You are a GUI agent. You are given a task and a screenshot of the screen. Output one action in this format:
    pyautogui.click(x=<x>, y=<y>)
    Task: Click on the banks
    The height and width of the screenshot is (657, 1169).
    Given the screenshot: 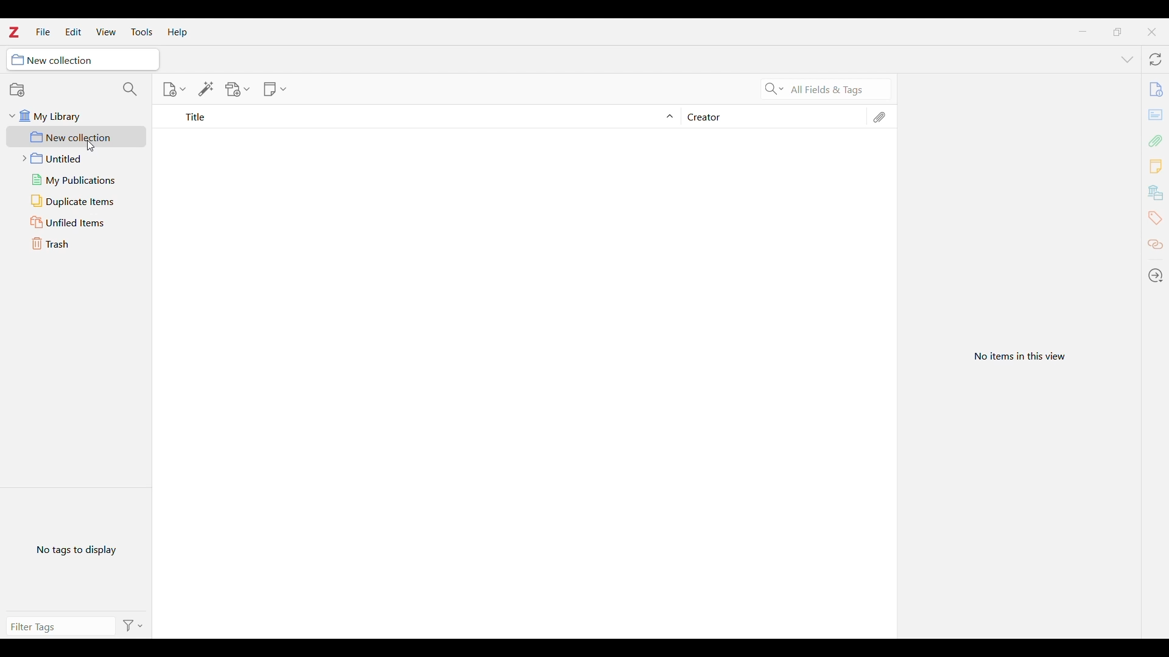 What is the action you would take?
    pyautogui.click(x=1157, y=193)
    